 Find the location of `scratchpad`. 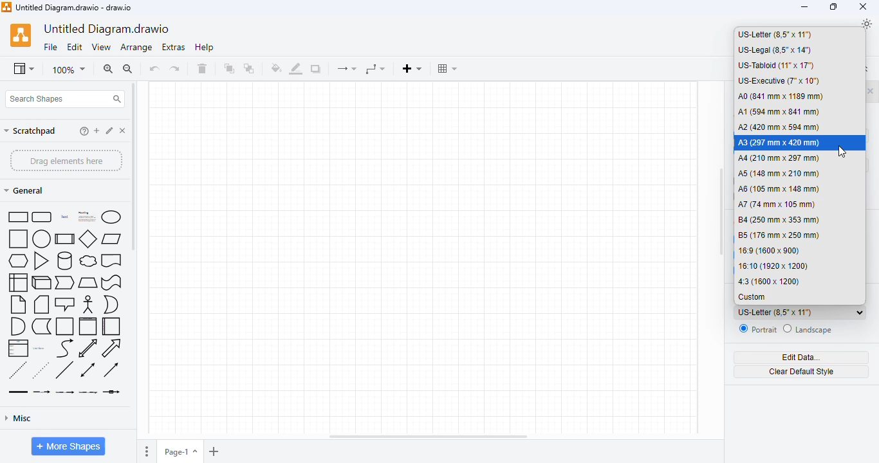

scratchpad is located at coordinates (30, 131).